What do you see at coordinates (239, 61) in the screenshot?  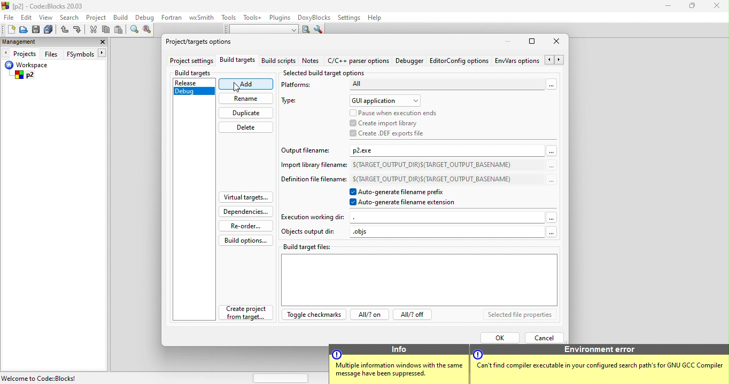 I see `build targets` at bounding box center [239, 61].